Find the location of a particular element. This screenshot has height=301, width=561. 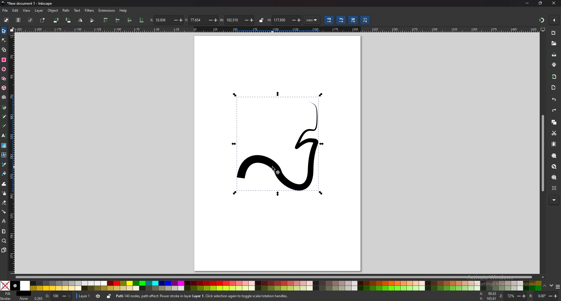

toggle visibility is located at coordinates (98, 296).